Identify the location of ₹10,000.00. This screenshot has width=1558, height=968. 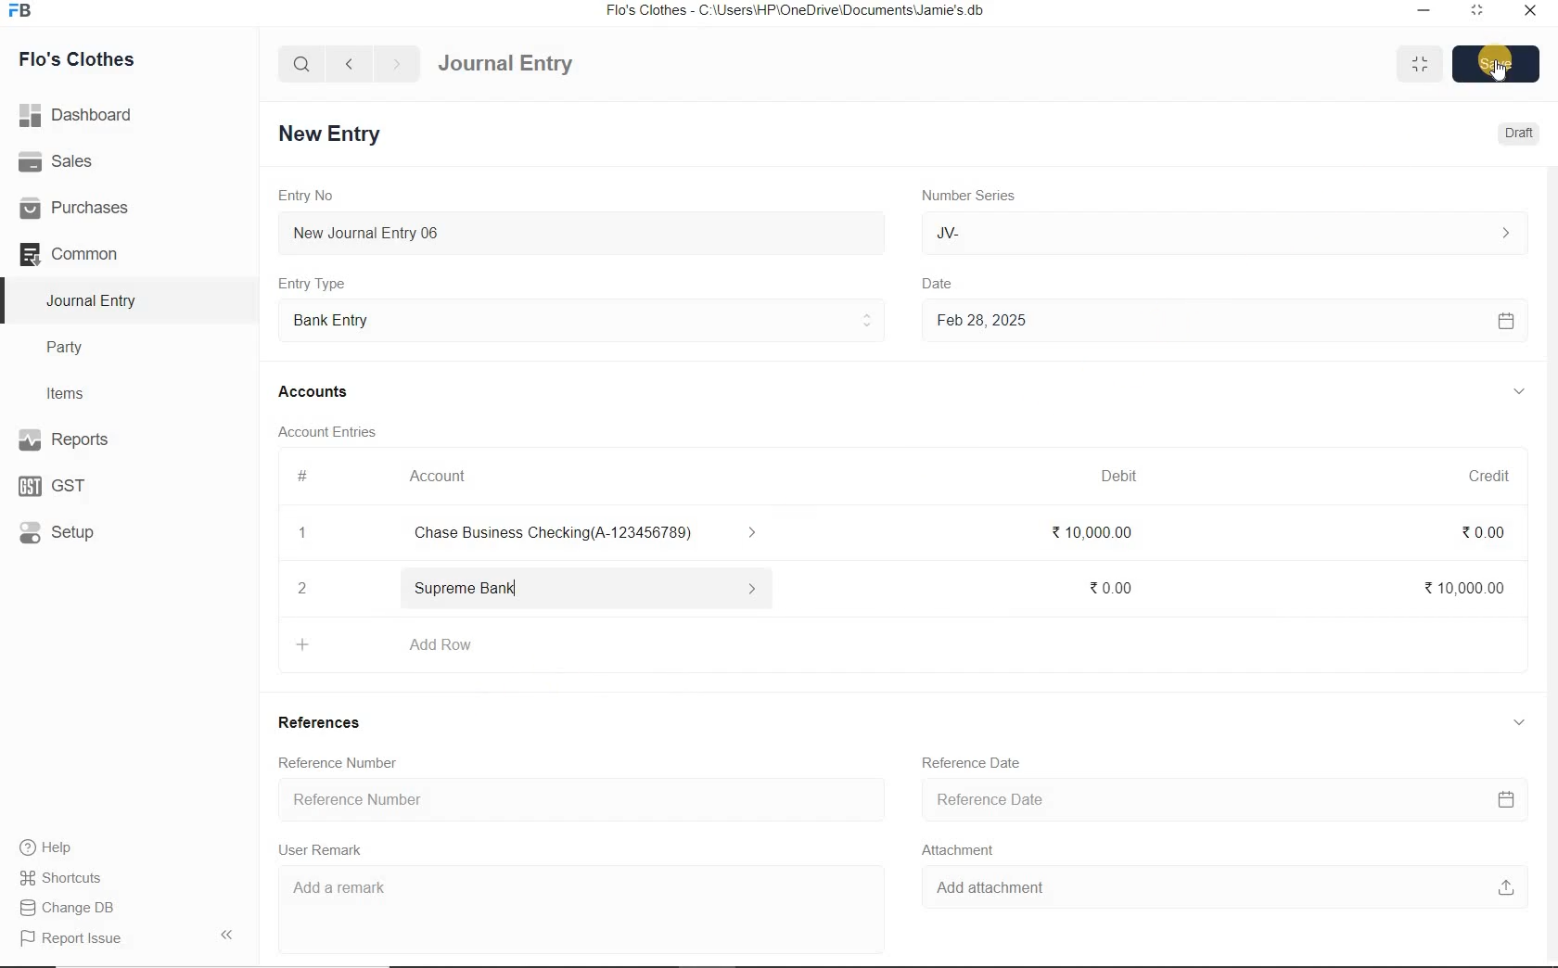
(1459, 586).